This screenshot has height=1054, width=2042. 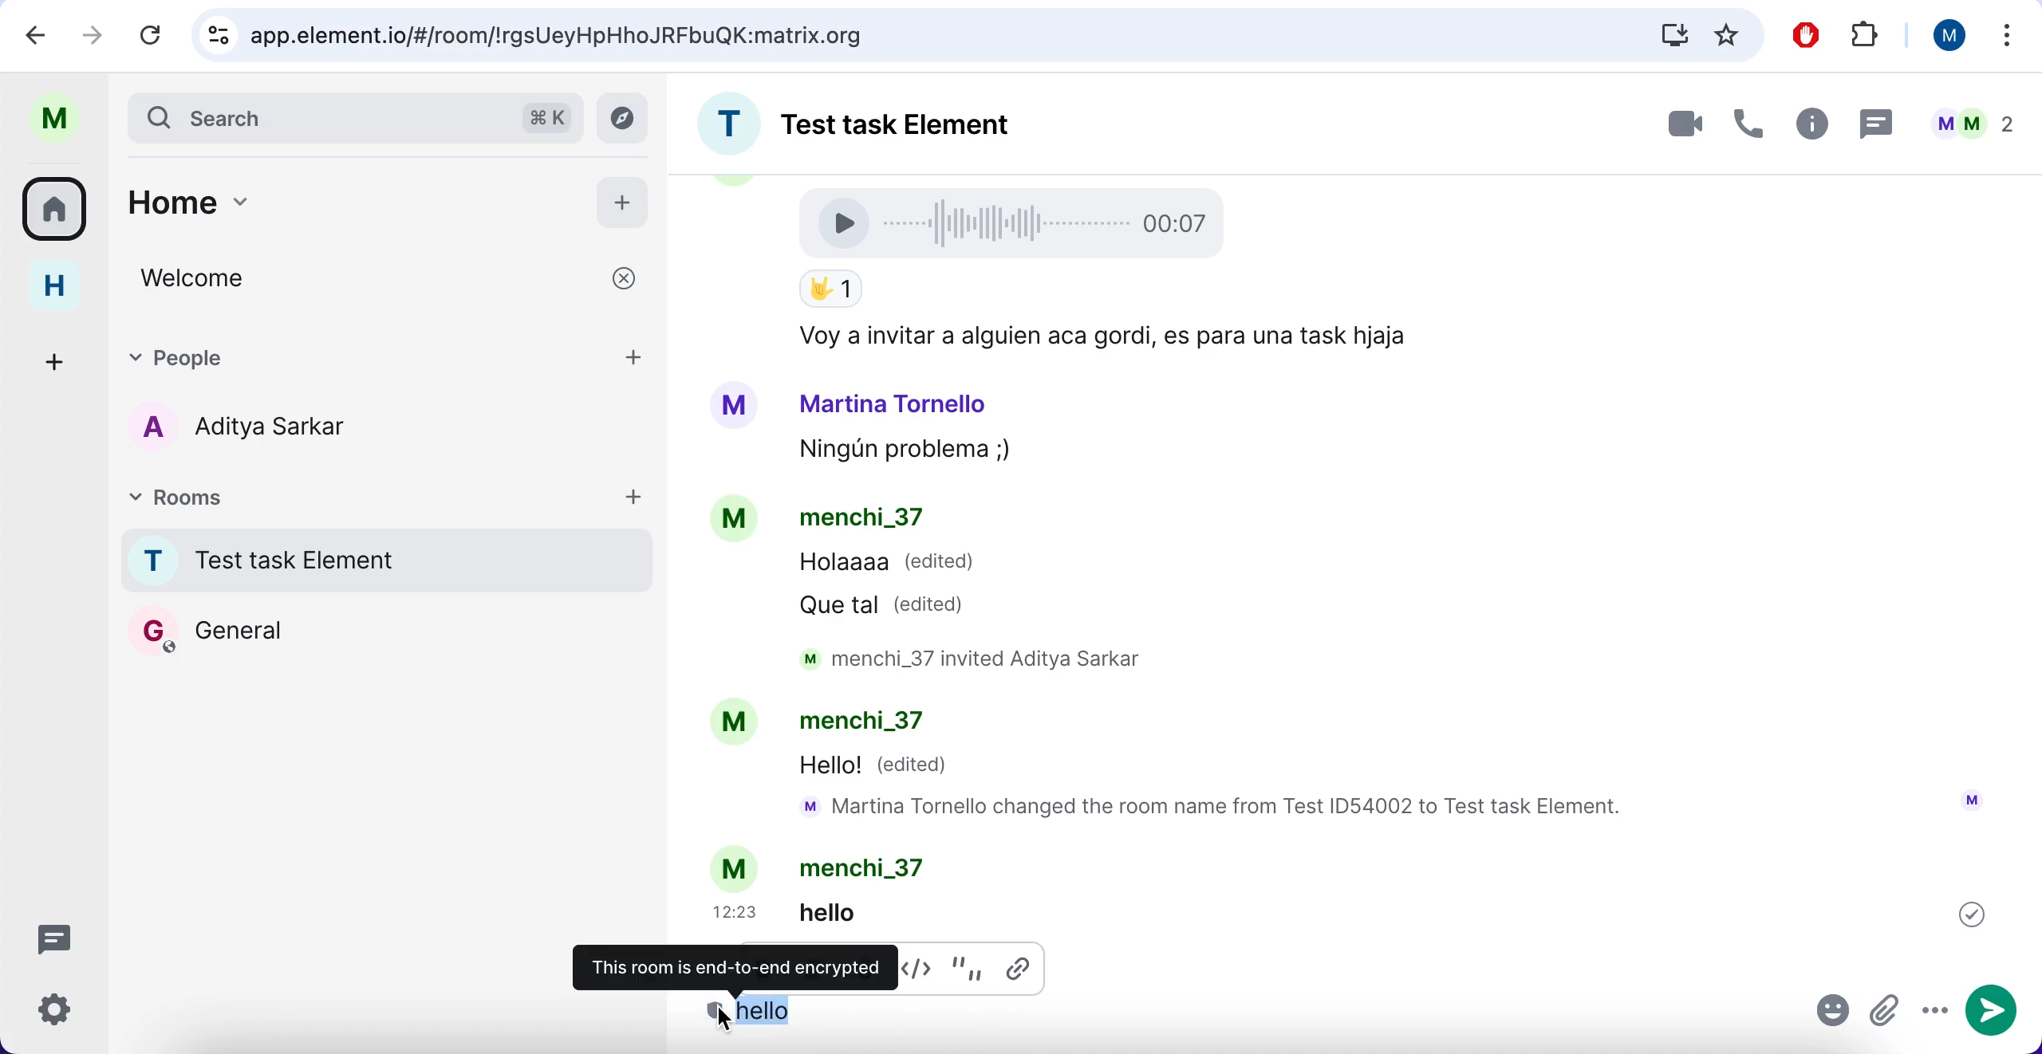 What do you see at coordinates (739, 912) in the screenshot?
I see `12:23` at bounding box center [739, 912].